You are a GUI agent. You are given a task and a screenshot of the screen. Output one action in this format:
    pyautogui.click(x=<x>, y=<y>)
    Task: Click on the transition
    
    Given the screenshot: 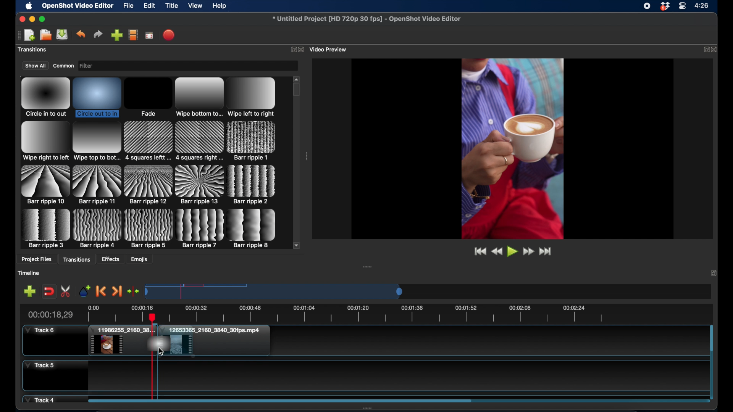 What is the action you would take?
    pyautogui.click(x=199, y=141)
    